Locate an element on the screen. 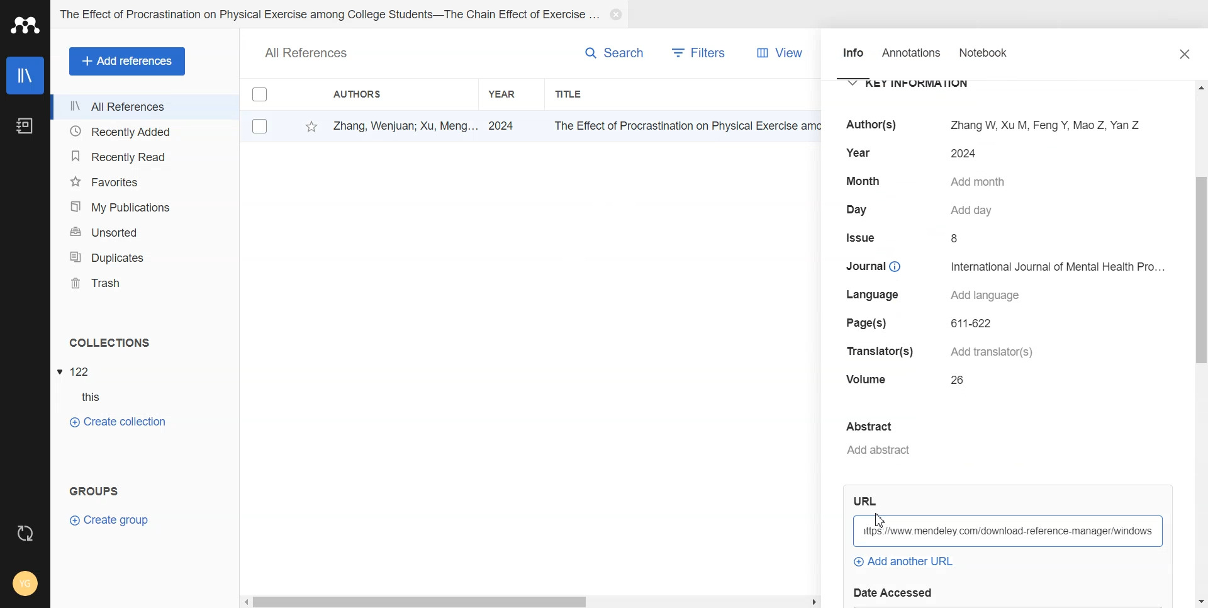 This screenshot has height=608, width=1208. Issue 8 is located at coordinates (907, 239).